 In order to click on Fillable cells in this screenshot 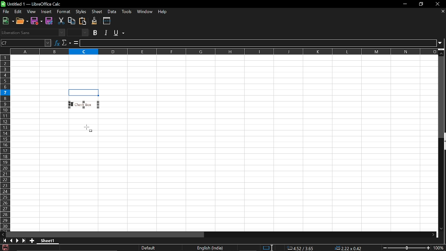, I will do `click(57, 169)`.